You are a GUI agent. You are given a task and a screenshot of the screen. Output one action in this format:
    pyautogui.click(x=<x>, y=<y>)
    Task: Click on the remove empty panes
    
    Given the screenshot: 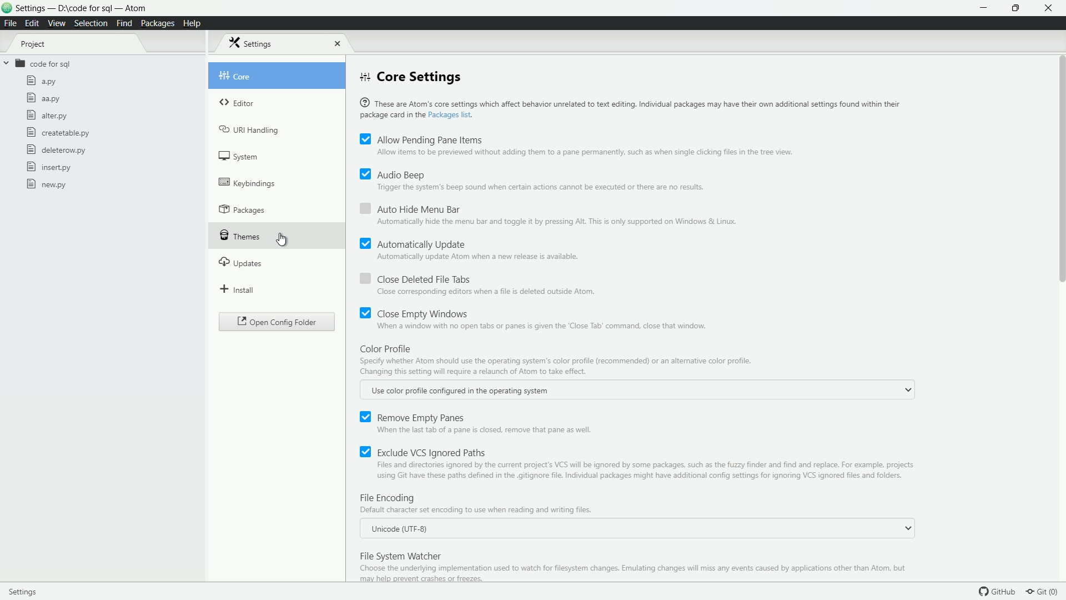 What is the action you would take?
    pyautogui.click(x=409, y=416)
    